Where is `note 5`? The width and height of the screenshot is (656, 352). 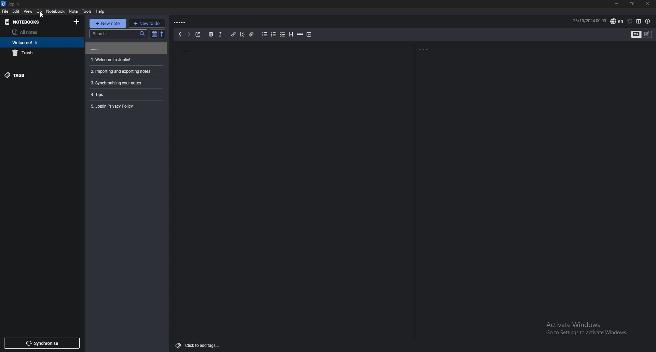
note 5 is located at coordinates (125, 94).